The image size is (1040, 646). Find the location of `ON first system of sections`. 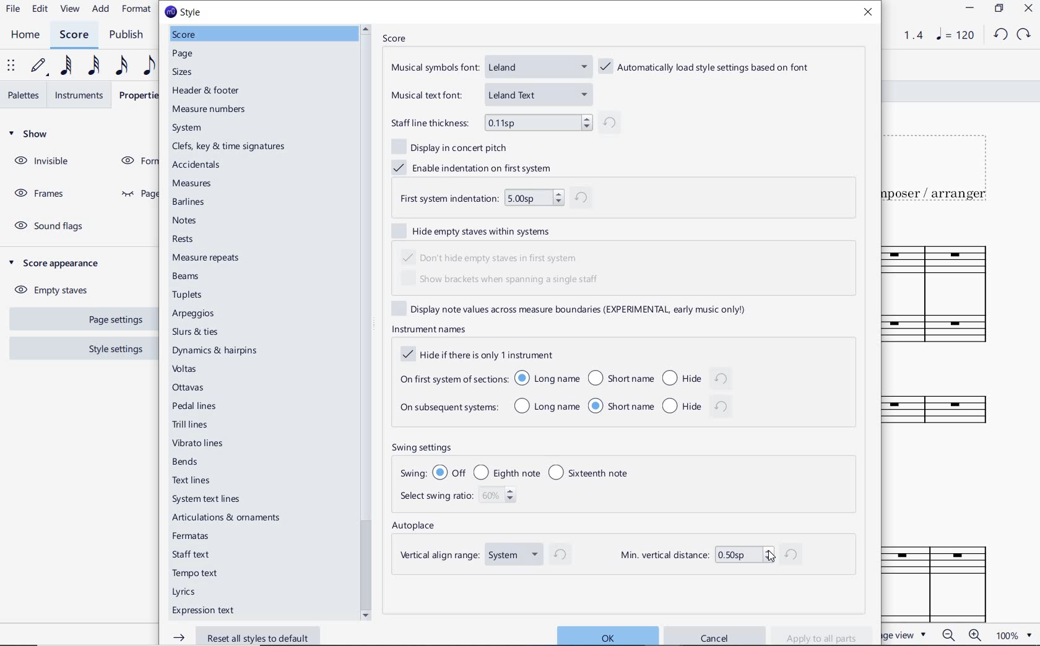

ON first system of sections is located at coordinates (452, 378).